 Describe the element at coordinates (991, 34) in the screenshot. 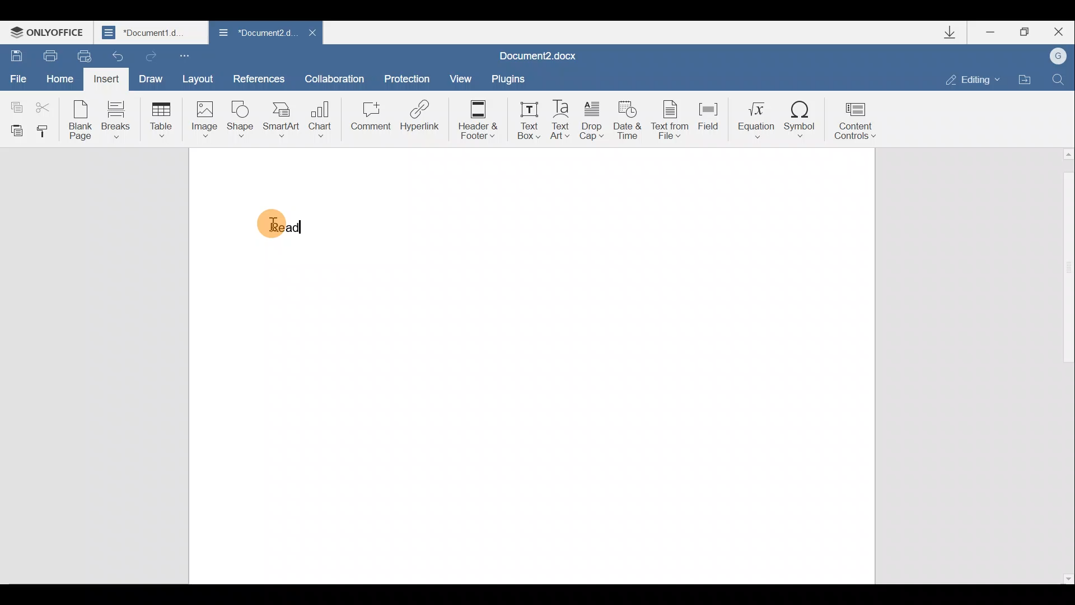

I see `Minimize` at that location.